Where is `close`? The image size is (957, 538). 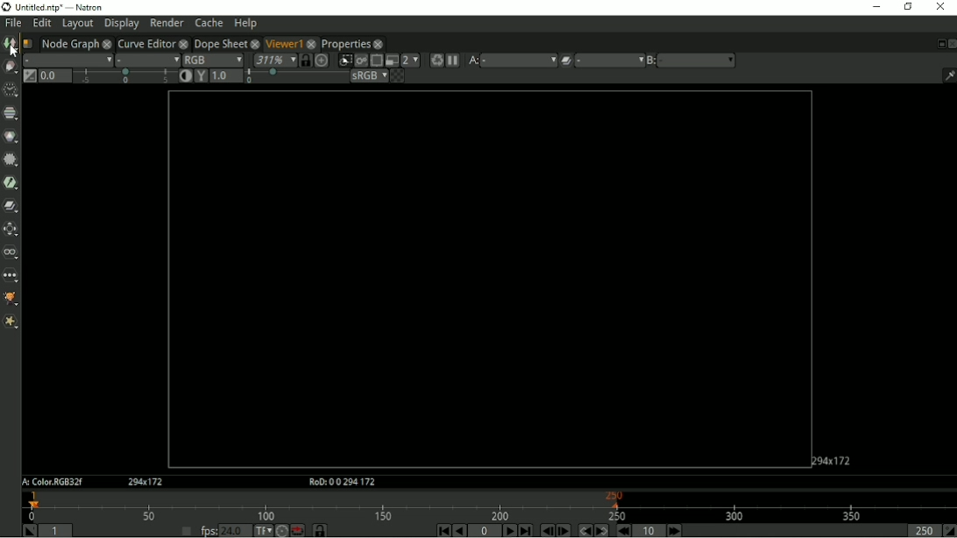 close is located at coordinates (183, 43).